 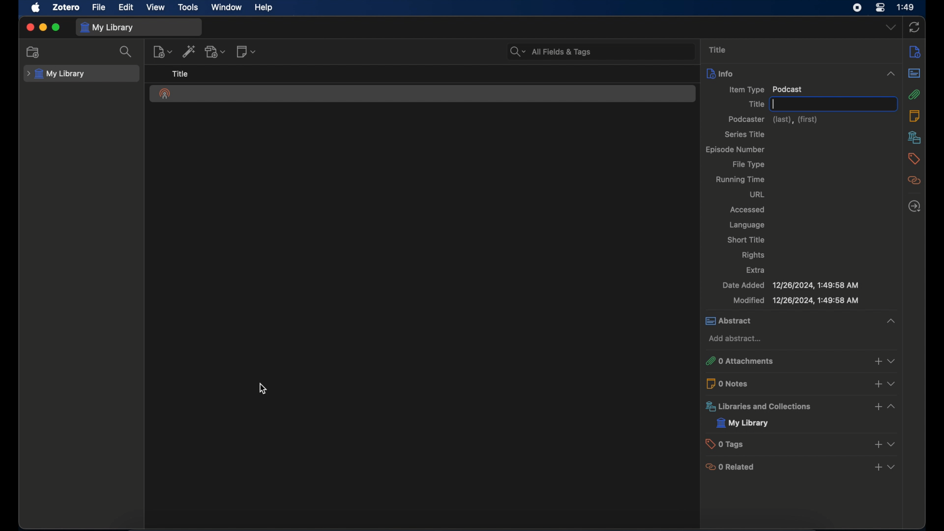 I want to click on file type, so click(x=749, y=165).